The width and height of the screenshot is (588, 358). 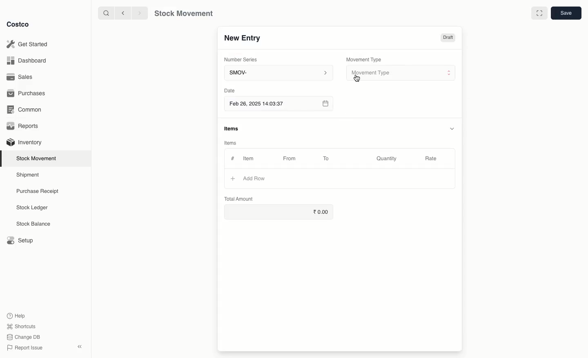 What do you see at coordinates (124, 13) in the screenshot?
I see `backward` at bounding box center [124, 13].